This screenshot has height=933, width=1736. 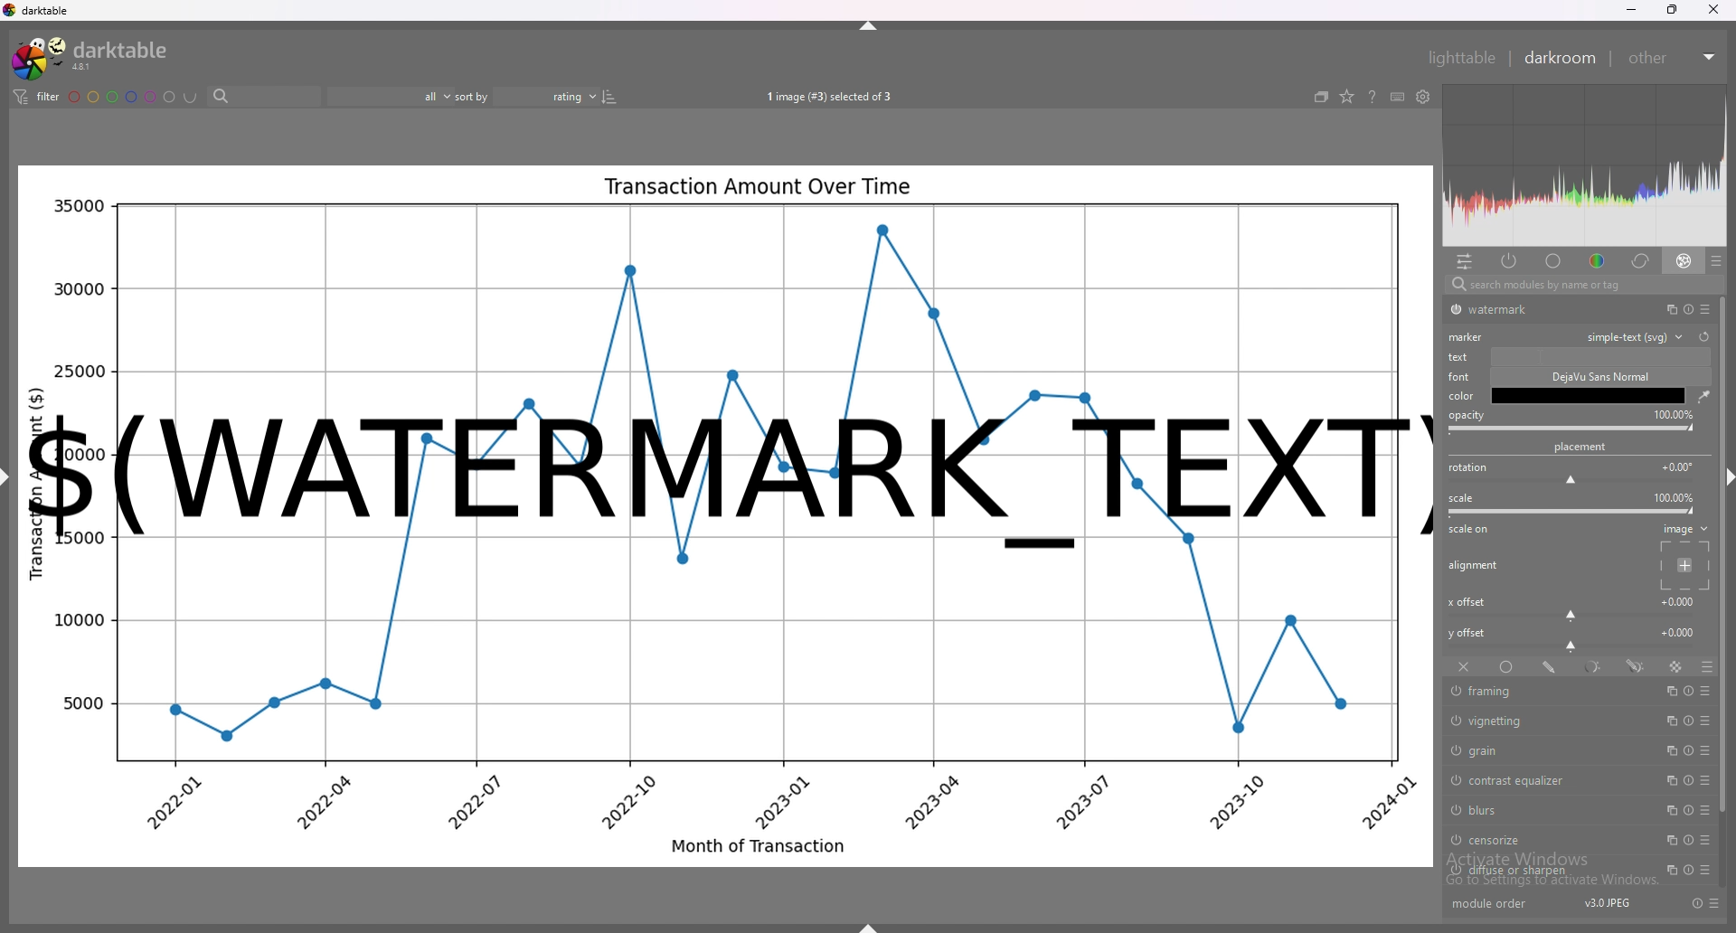 What do you see at coordinates (1689, 840) in the screenshot?
I see `reset` at bounding box center [1689, 840].